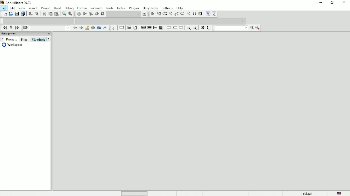 The height and width of the screenshot is (196, 350). What do you see at coordinates (180, 8) in the screenshot?
I see `Help` at bounding box center [180, 8].